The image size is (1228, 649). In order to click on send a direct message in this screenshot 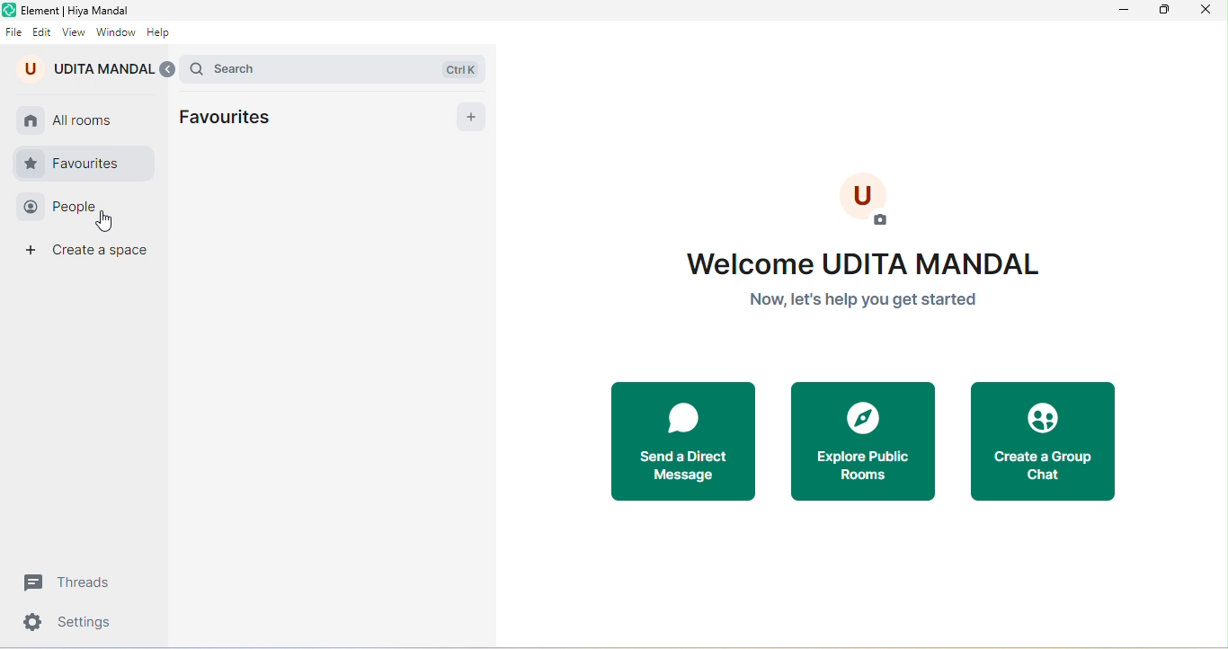, I will do `click(682, 441)`.